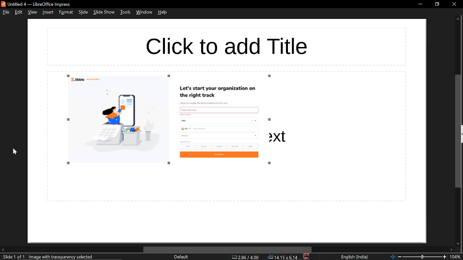 The height and width of the screenshot is (260, 463). What do you see at coordinates (228, 250) in the screenshot?
I see `horizontal scrollbar` at bounding box center [228, 250].